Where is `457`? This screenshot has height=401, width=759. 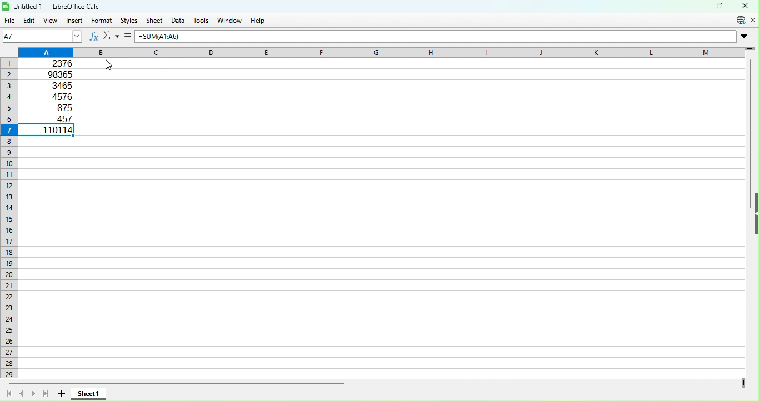 457 is located at coordinates (51, 118).